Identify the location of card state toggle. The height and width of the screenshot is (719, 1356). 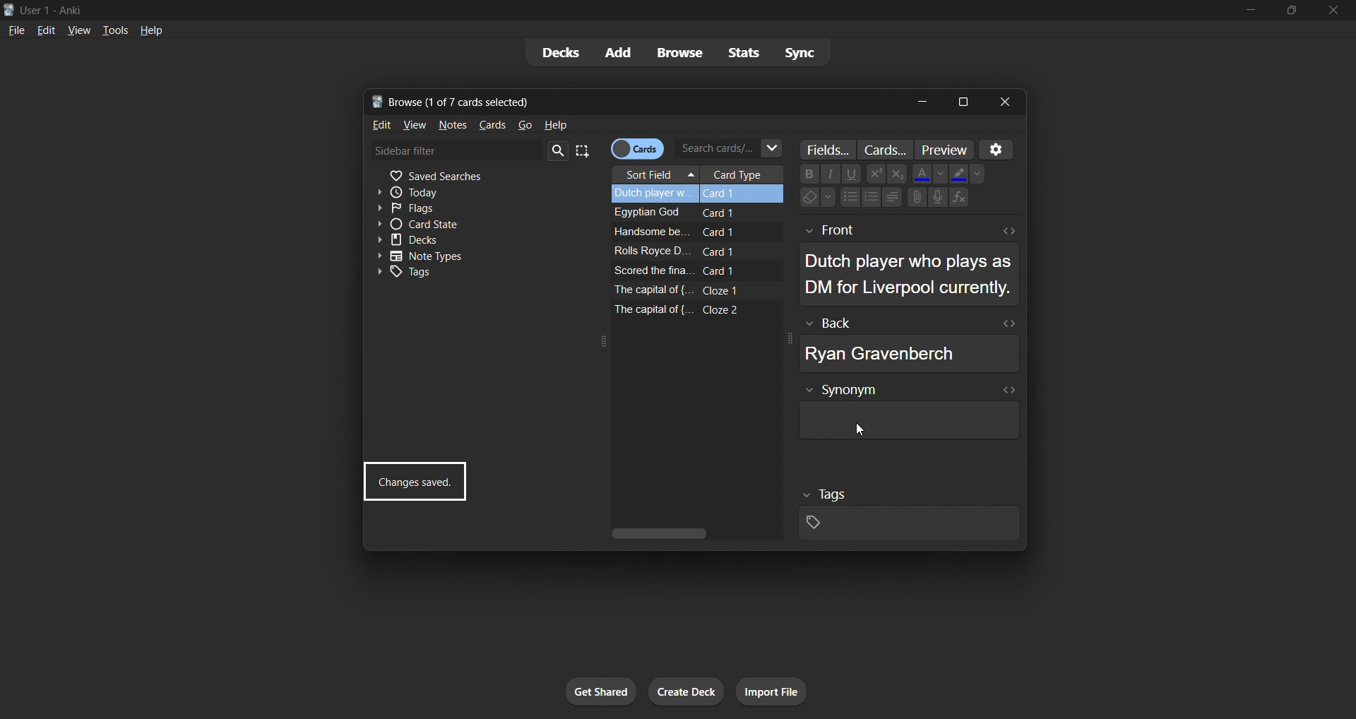
(458, 224).